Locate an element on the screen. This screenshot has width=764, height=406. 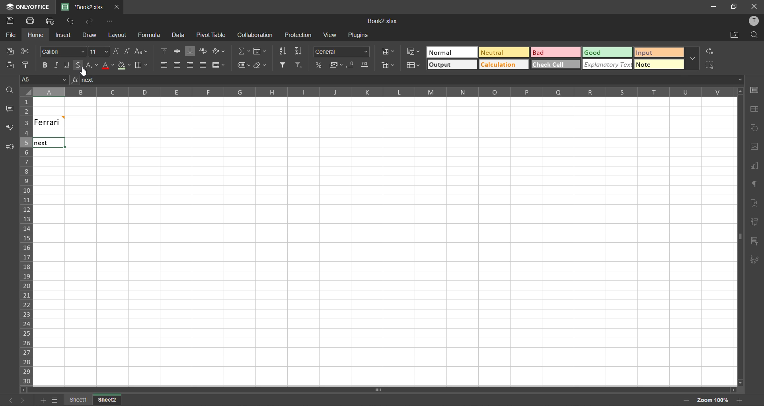
draw is located at coordinates (90, 35).